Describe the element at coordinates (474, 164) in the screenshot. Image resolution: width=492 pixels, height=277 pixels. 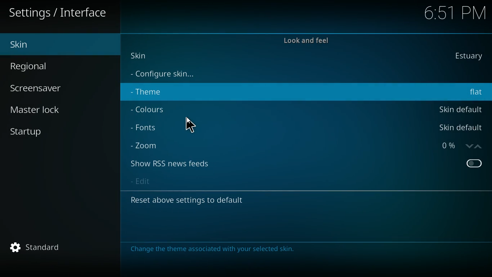
I see `on/off` at that location.